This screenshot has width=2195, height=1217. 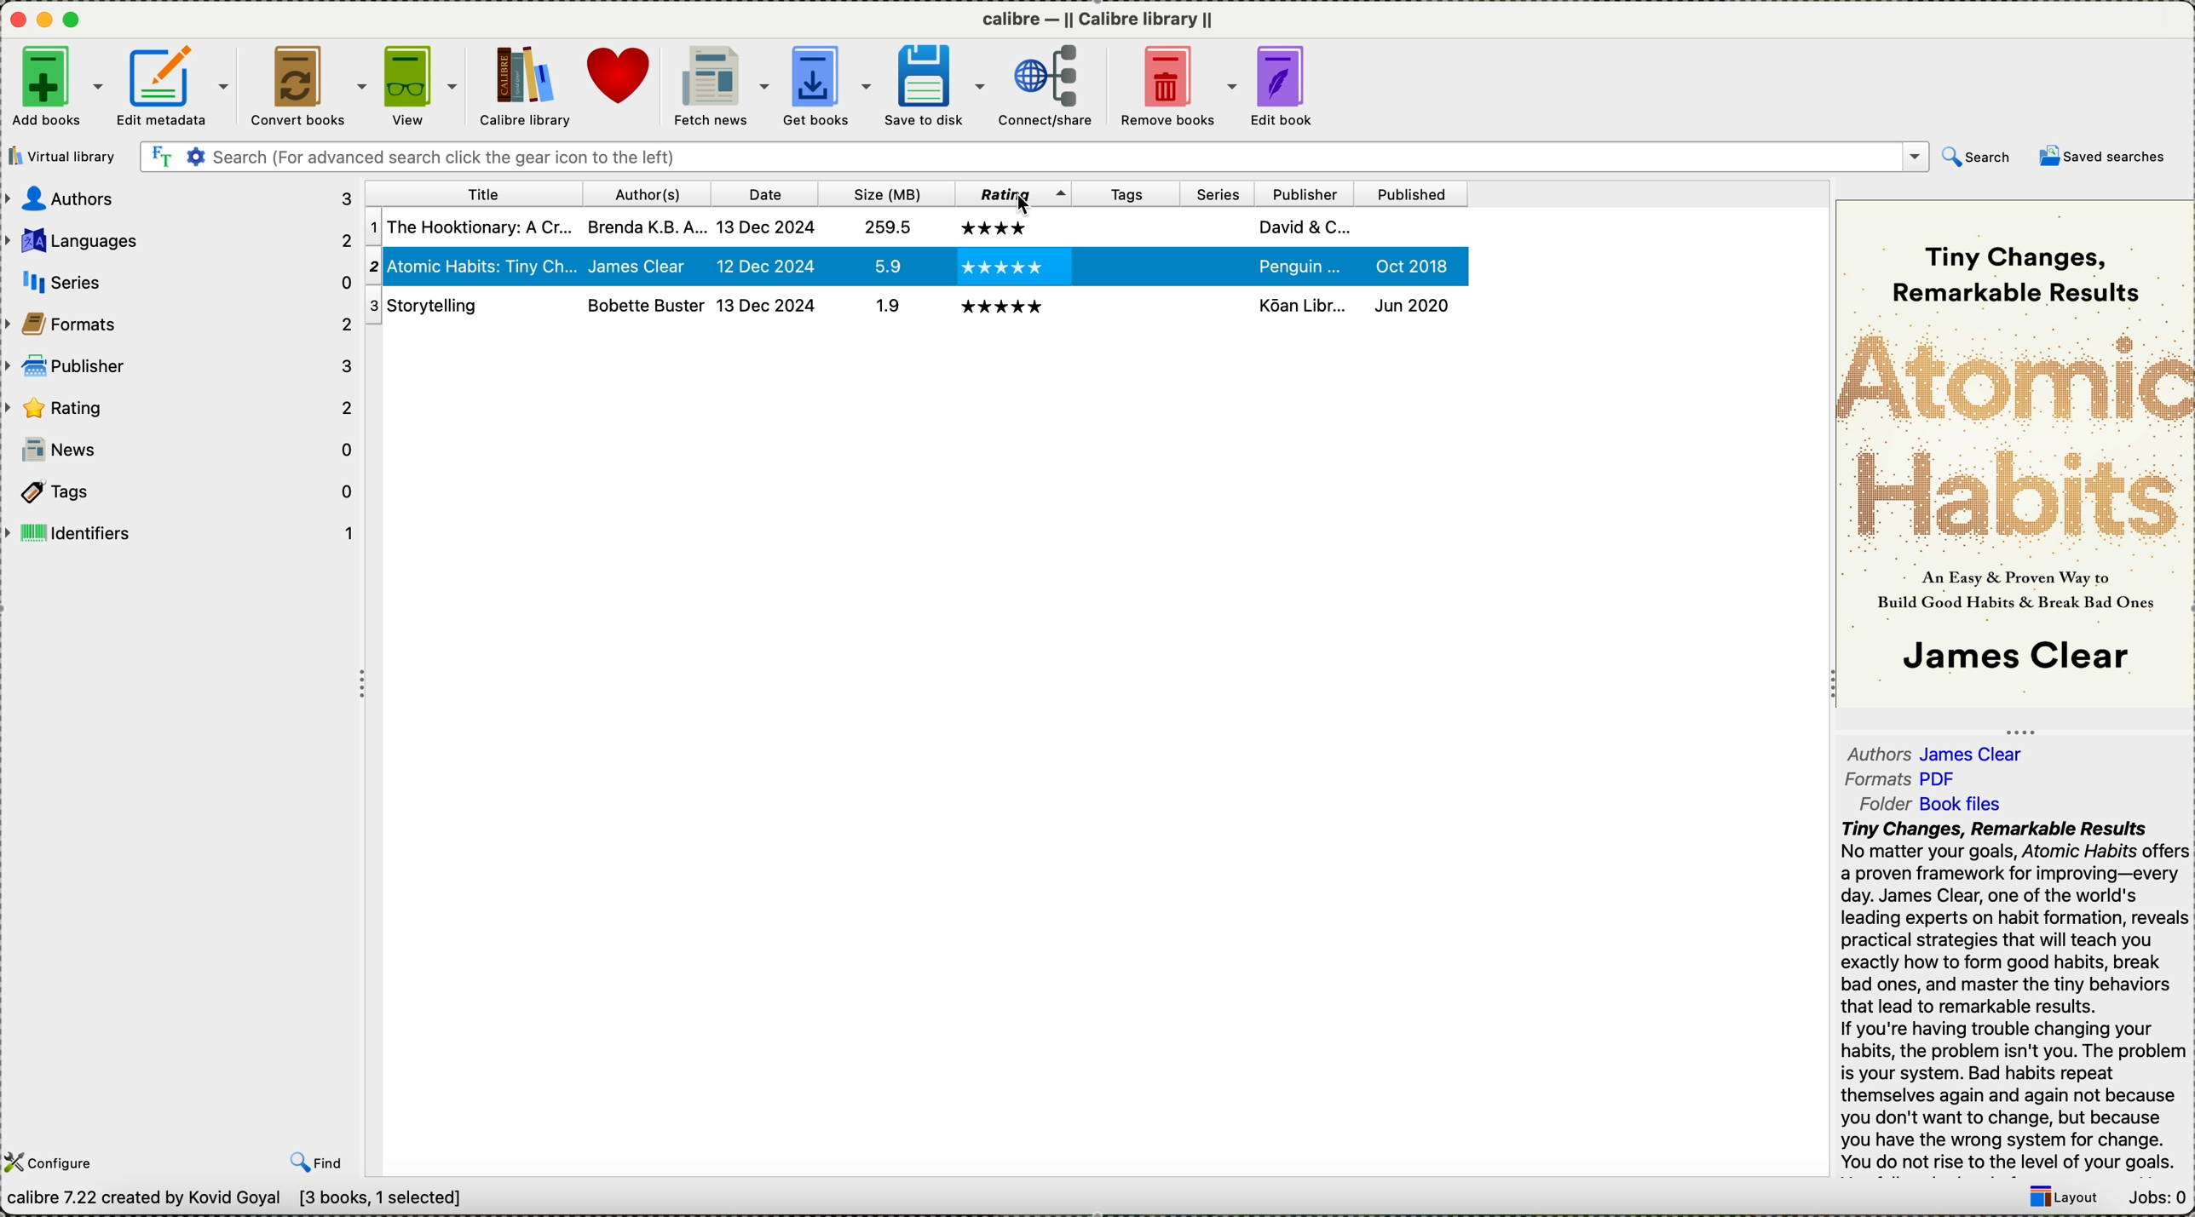 I want to click on Cursor, so click(x=1023, y=207).